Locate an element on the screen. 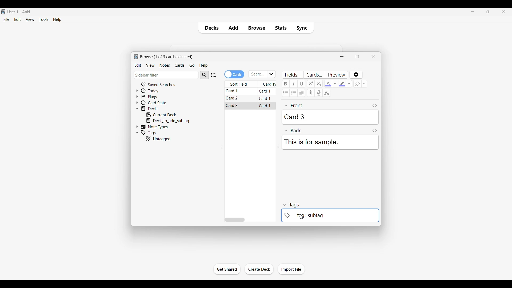 The height and width of the screenshot is (288, 512). Notes menu is located at coordinates (165, 66).